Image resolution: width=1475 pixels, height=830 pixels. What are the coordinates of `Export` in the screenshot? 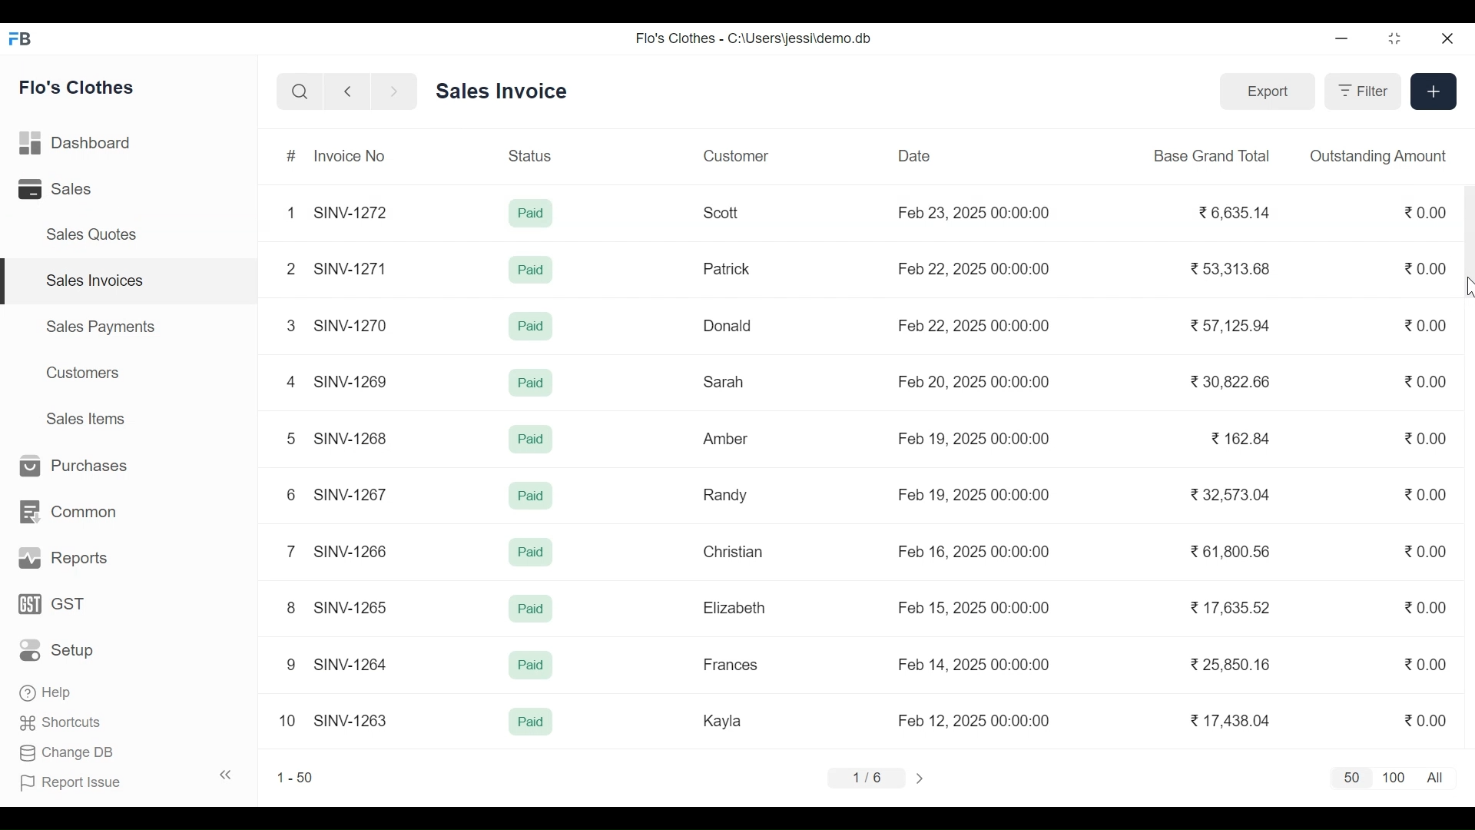 It's located at (1265, 90).